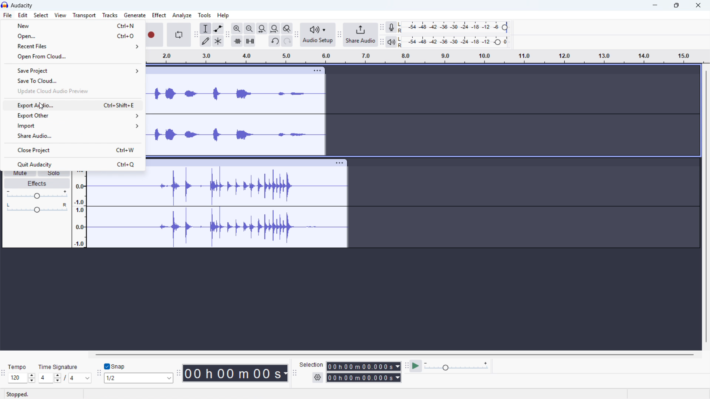 This screenshot has height=399, width=710. I want to click on Export audio , so click(72, 106).